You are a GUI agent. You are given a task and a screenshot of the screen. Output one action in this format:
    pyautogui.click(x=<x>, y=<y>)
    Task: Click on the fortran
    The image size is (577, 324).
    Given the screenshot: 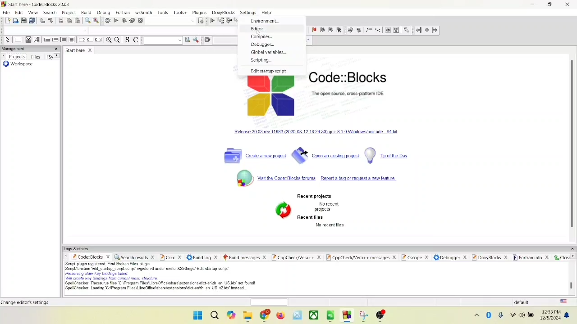 What is the action you would take?
    pyautogui.click(x=122, y=13)
    